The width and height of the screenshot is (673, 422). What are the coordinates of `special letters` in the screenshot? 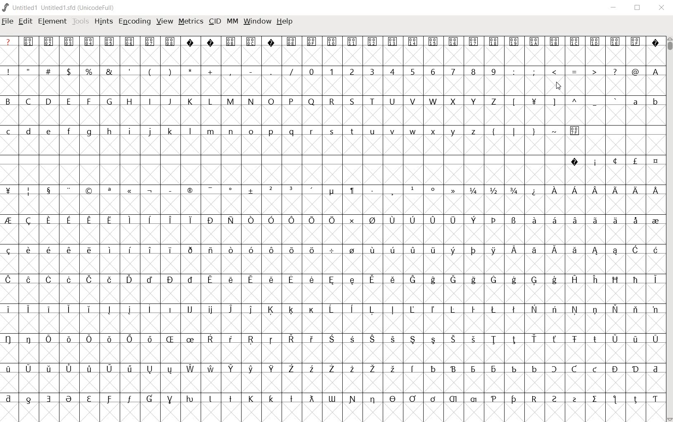 It's located at (594, 190).